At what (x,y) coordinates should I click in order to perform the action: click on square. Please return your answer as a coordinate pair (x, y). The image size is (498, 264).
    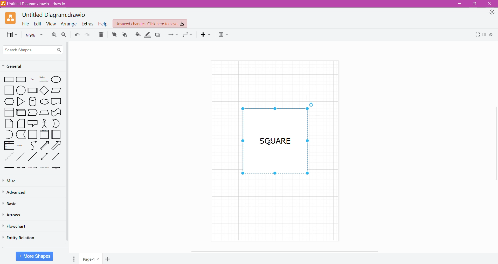
    Looking at the image, I should click on (8, 90).